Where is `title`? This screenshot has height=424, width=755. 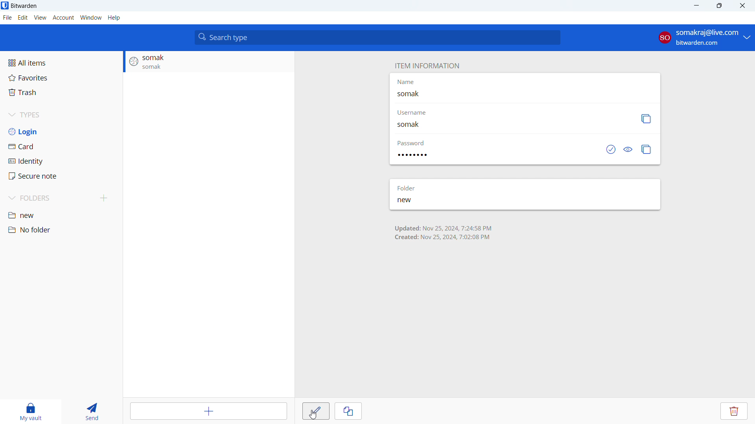 title is located at coordinates (24, 6).